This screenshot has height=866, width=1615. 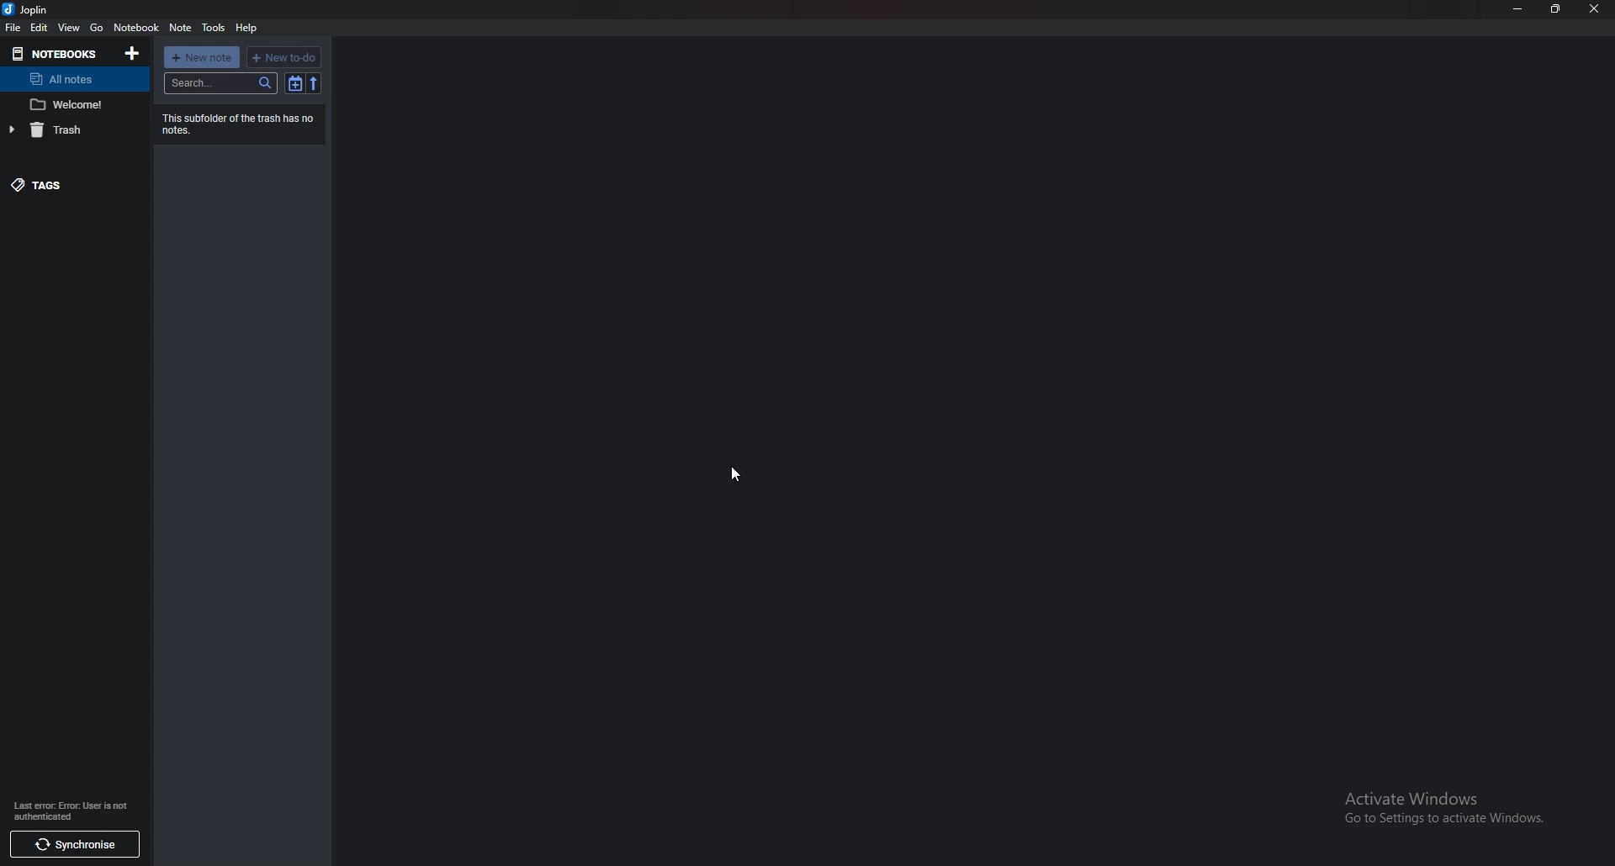 I want to click on edit, so click(x=40, y=28).